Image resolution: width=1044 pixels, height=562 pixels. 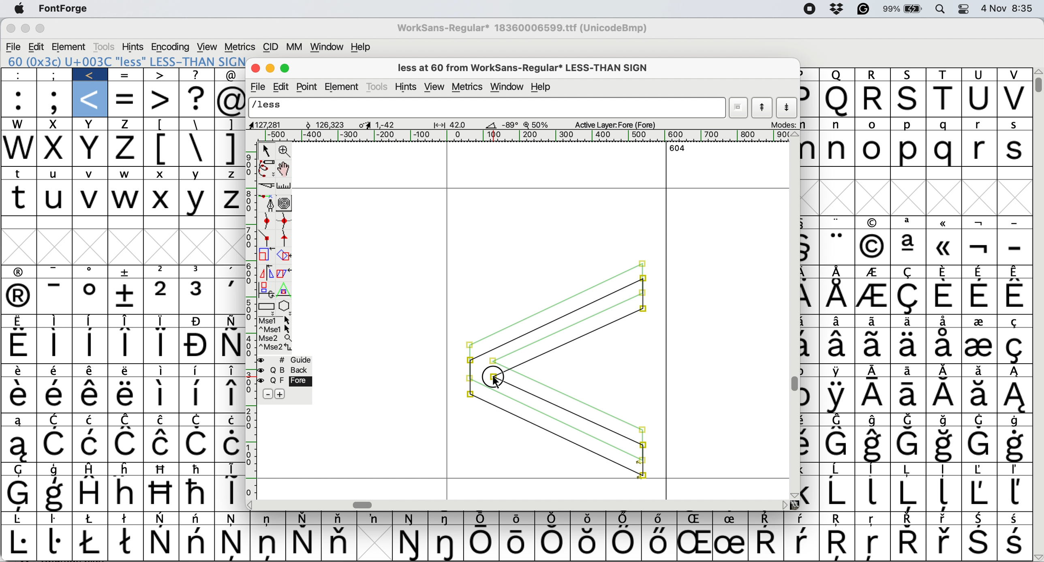 I want to click on [, so click(x=163, y=124).